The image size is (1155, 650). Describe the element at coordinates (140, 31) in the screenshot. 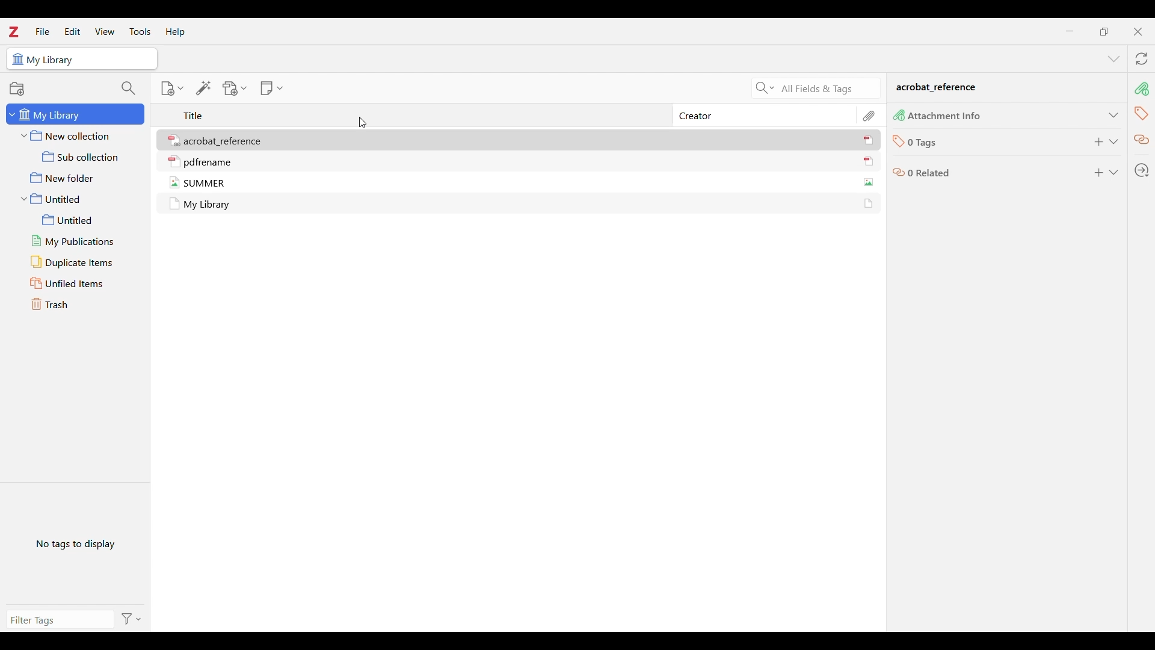

I see `Tools menu` at that location.